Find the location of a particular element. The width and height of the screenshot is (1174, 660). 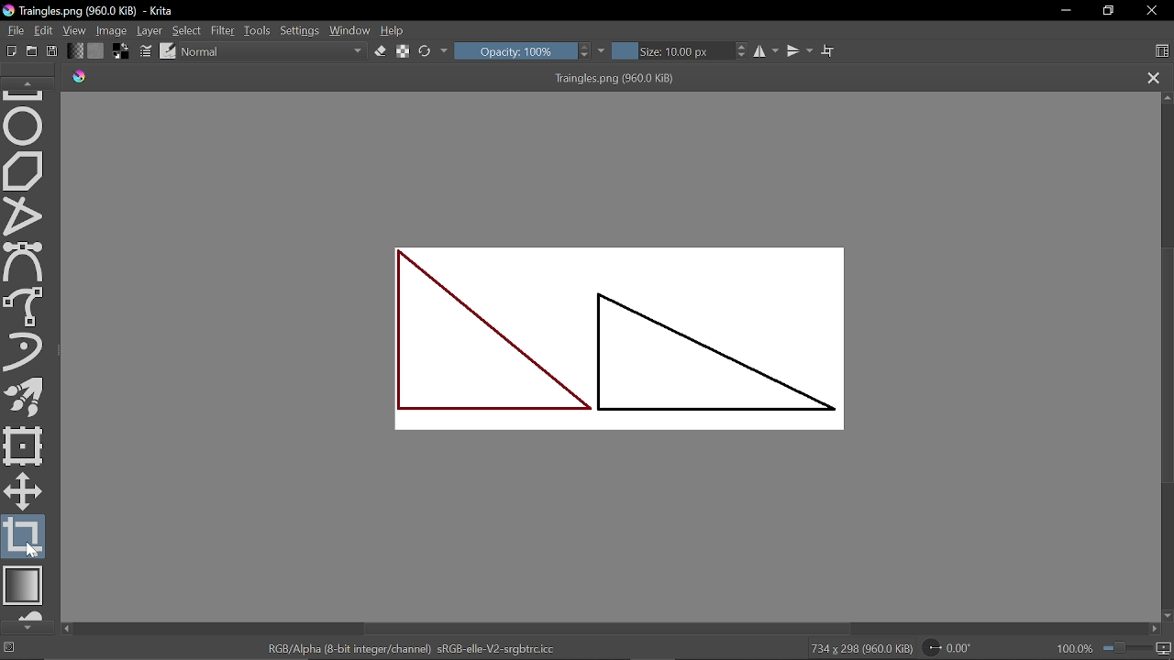

Restore down is located at coordinates (1109, 11).